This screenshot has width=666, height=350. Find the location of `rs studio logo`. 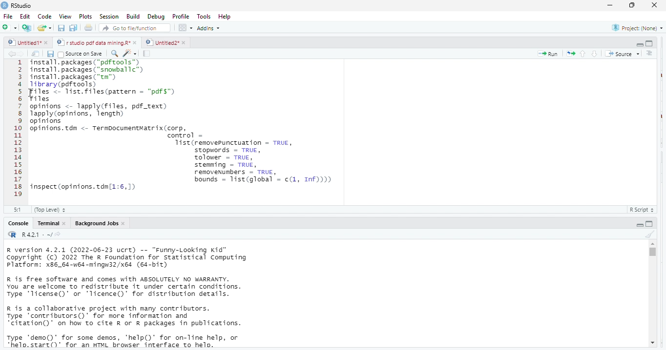

rs studio logo is located at coordinates (4, 5).